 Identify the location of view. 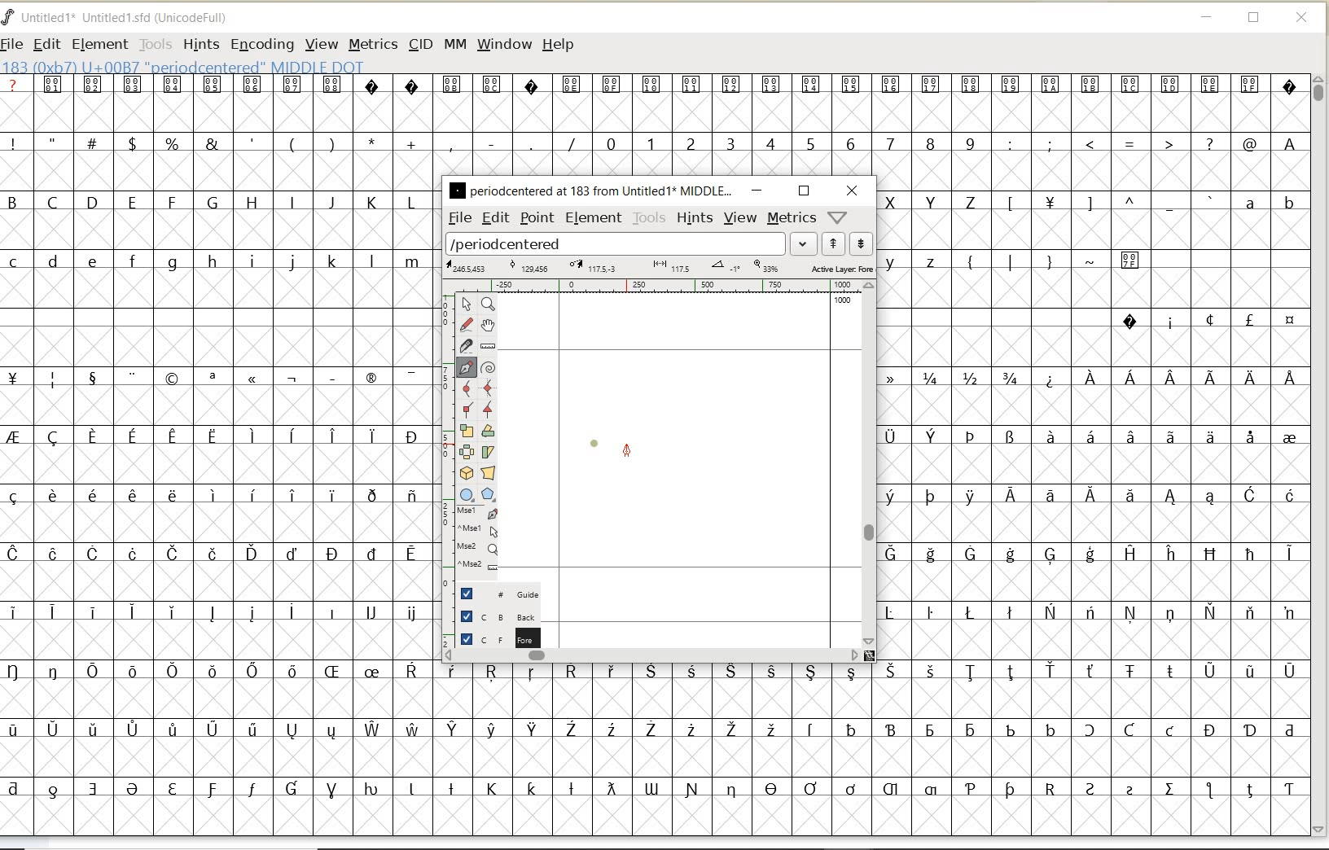
(741, 217).